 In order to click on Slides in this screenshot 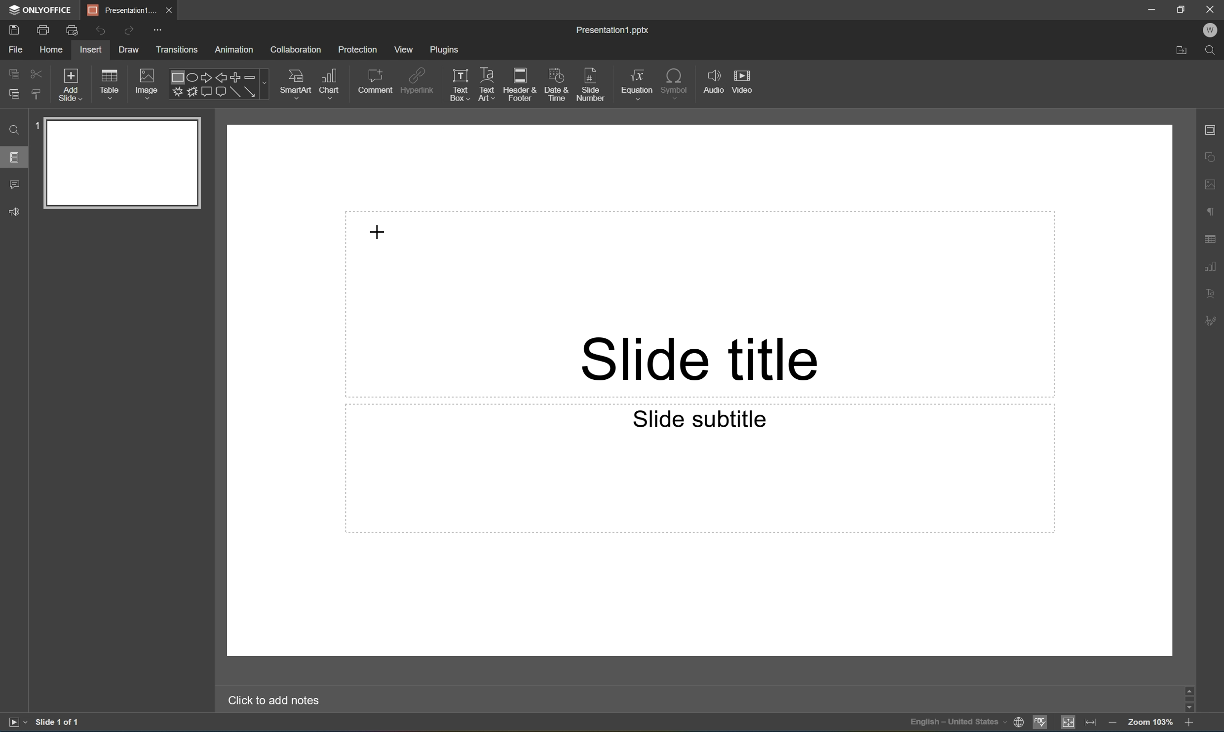, I will do `click(14, 156)`.